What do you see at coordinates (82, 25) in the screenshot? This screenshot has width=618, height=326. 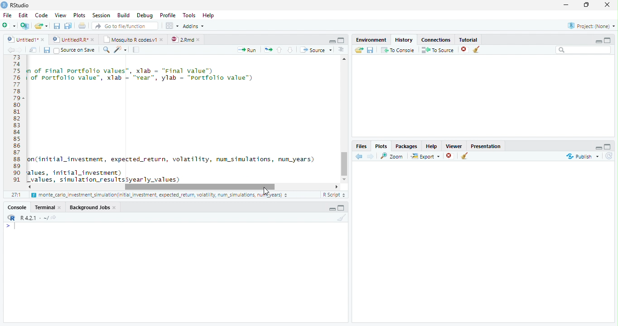 I see `Print` at bounding box center [82, 25].